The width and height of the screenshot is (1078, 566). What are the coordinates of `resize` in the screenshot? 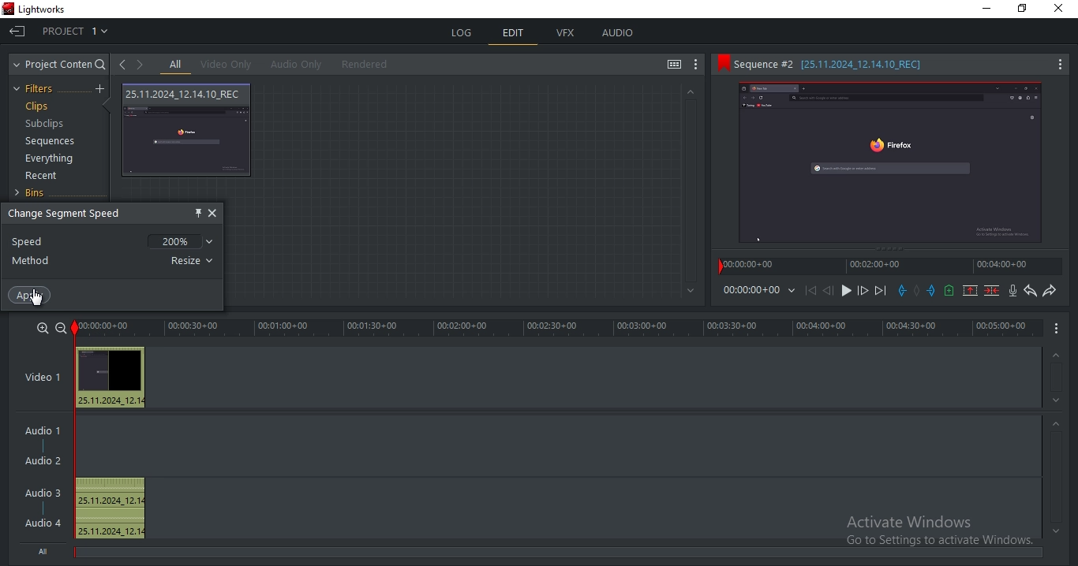 It's located at (194, 260).